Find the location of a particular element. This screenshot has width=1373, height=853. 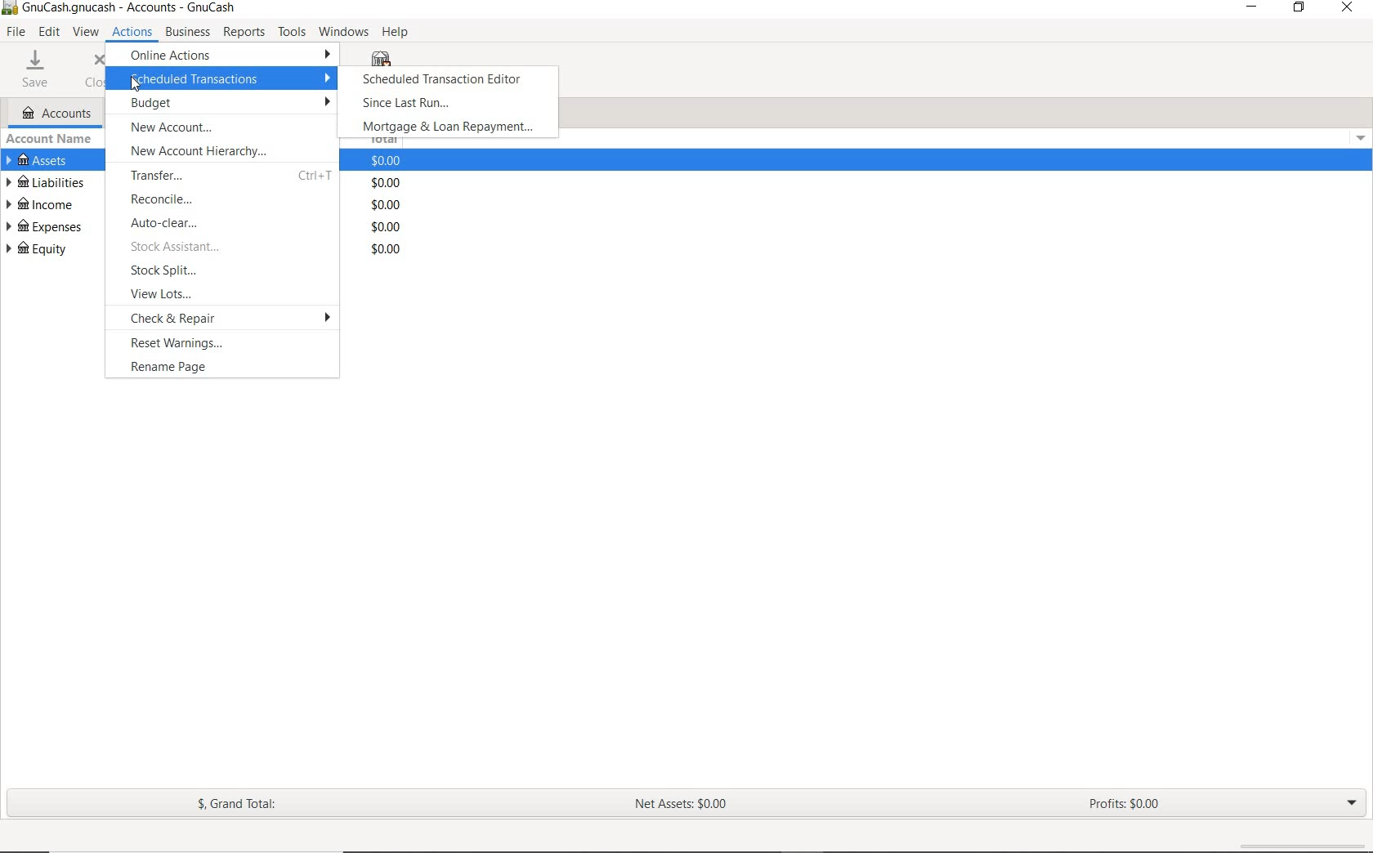

total is located at coordinates (388, 182).